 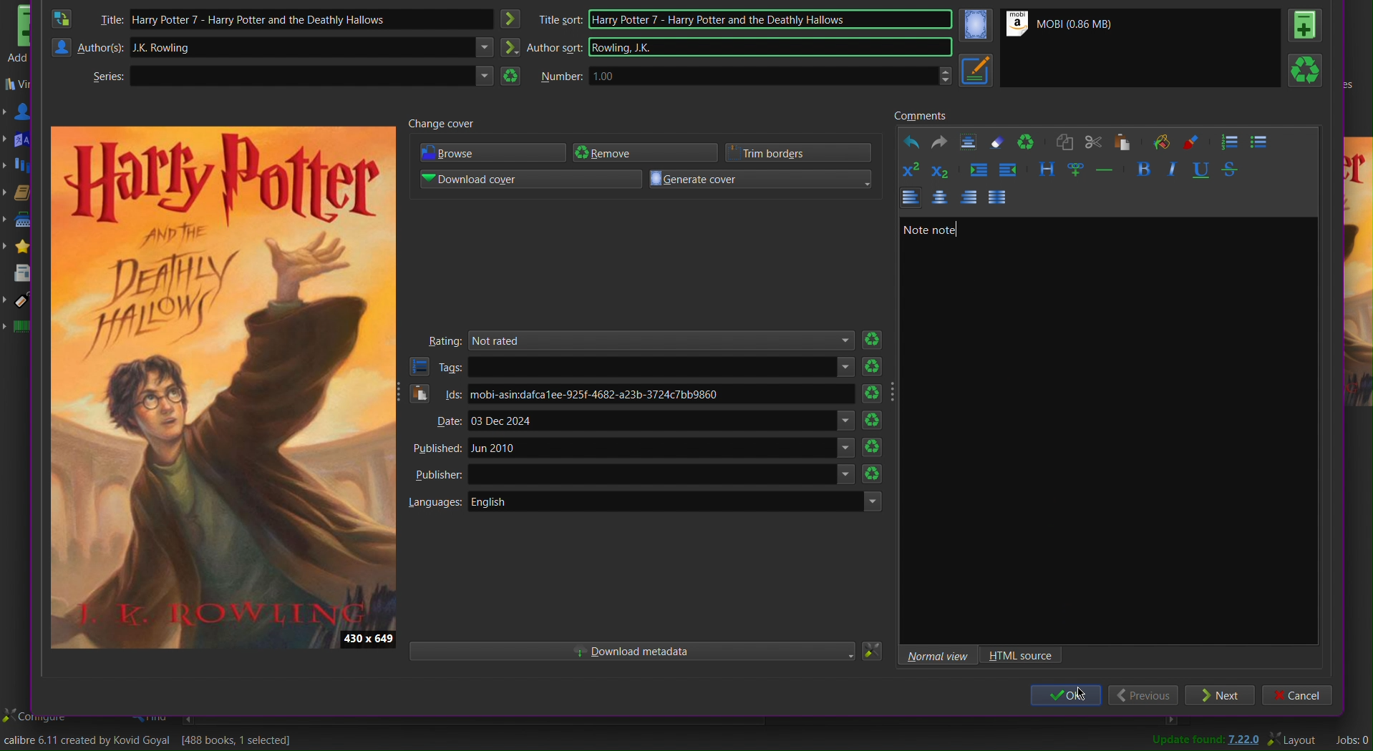 What do you see at coordinates (1231, 142) in the screenshot?
I see `Numbered List` at bounding box center [1231, 142].